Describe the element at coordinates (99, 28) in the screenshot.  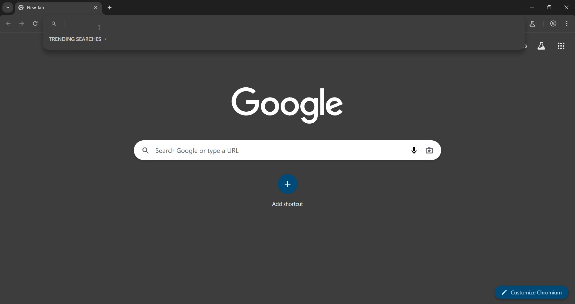
I see `cursor` at that location.